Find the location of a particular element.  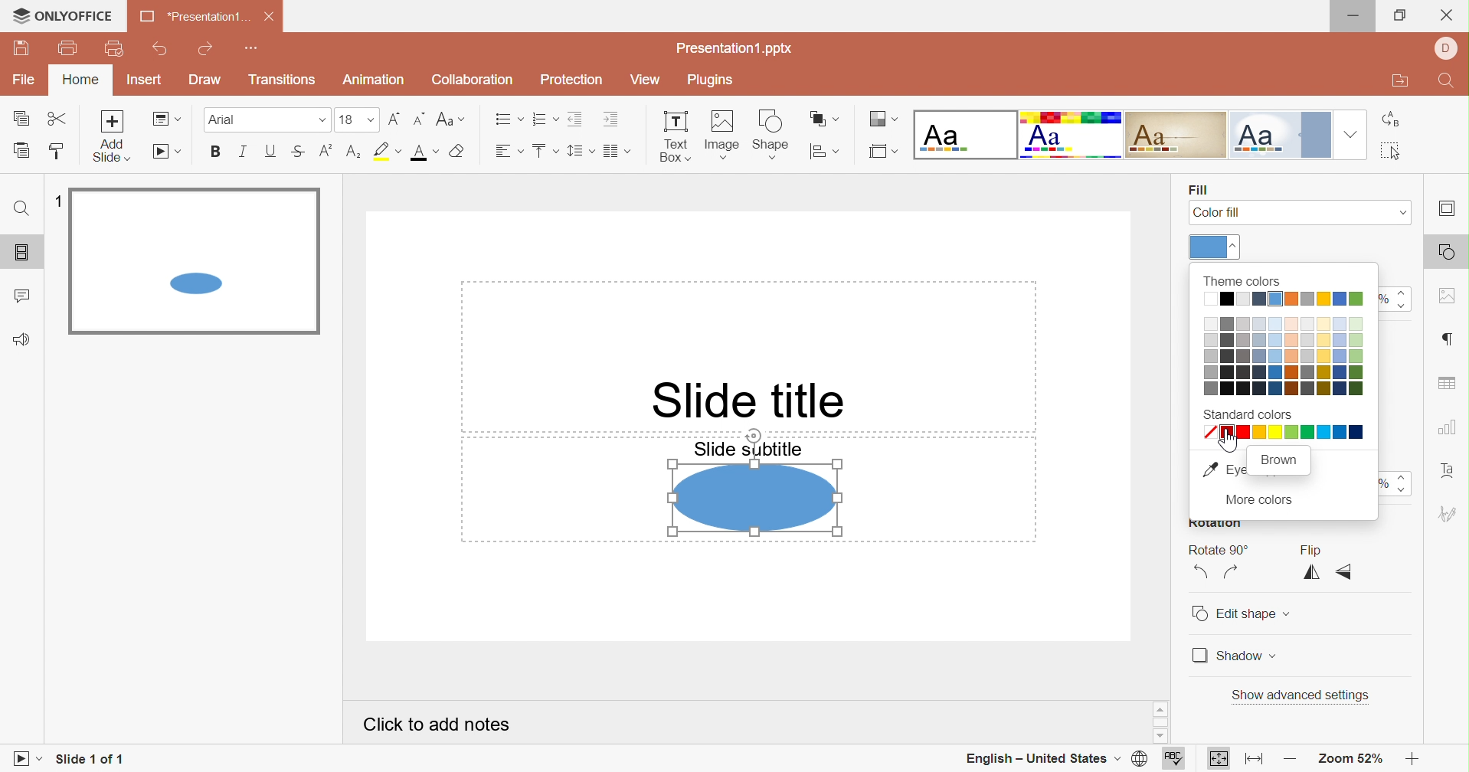

Slide 1 of 1 is located at coordinates (89, 757).